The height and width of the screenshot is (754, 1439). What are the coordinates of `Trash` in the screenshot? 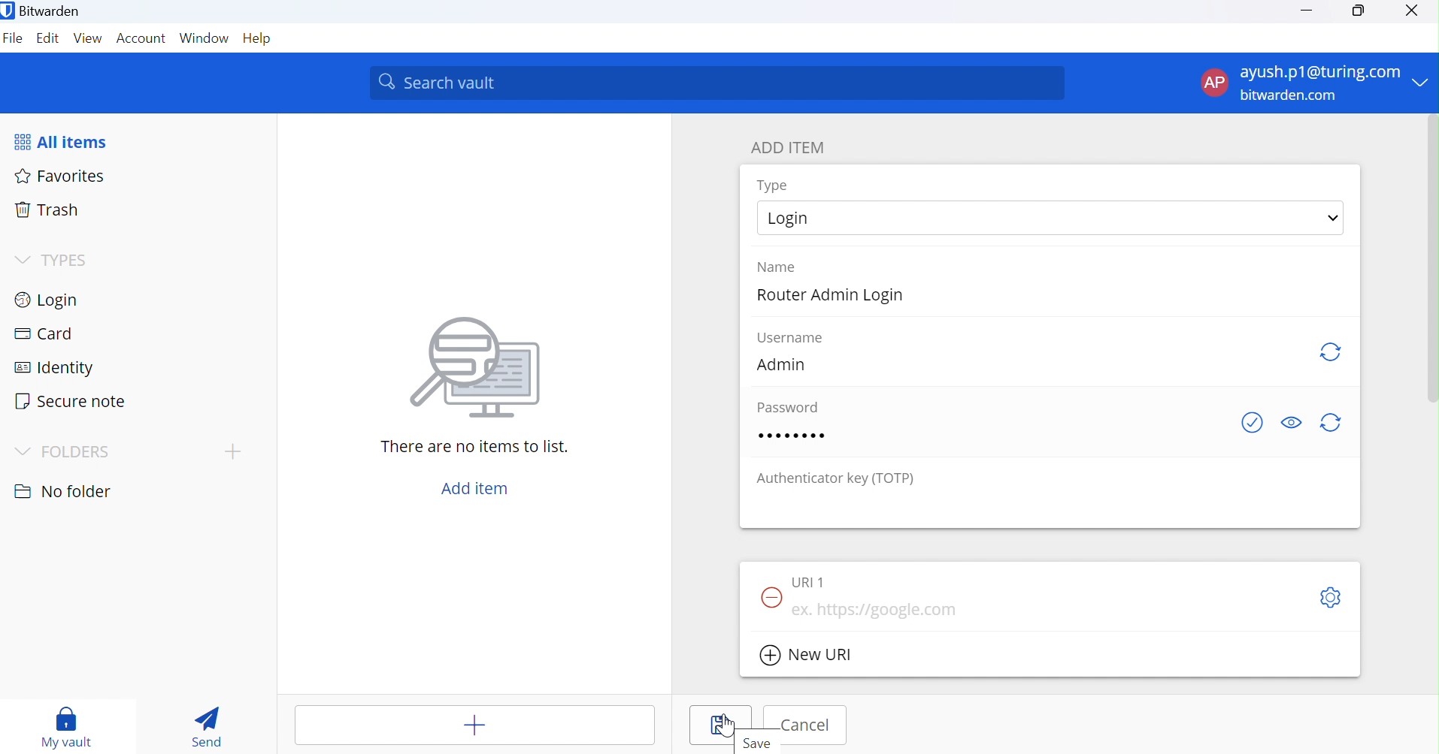 It's located at (48, 212).